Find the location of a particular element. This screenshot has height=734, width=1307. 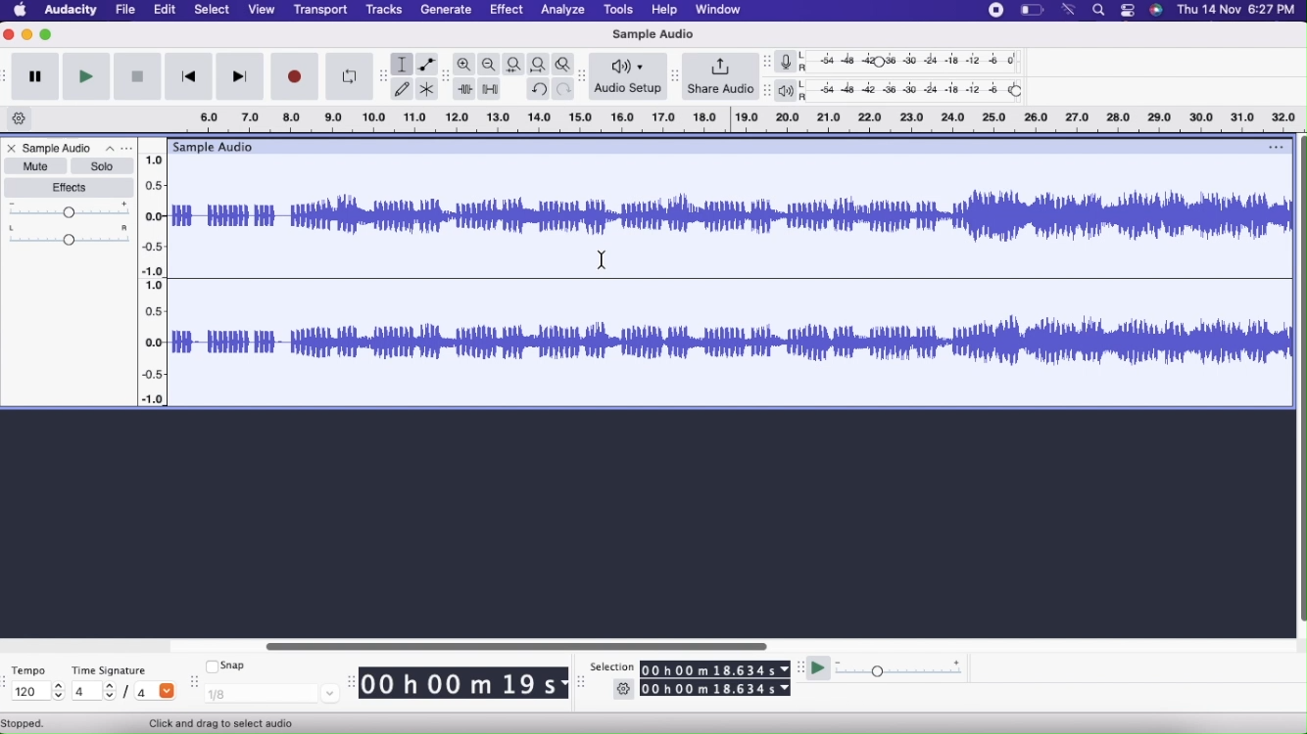

Home is located at coordinates (21, 10).